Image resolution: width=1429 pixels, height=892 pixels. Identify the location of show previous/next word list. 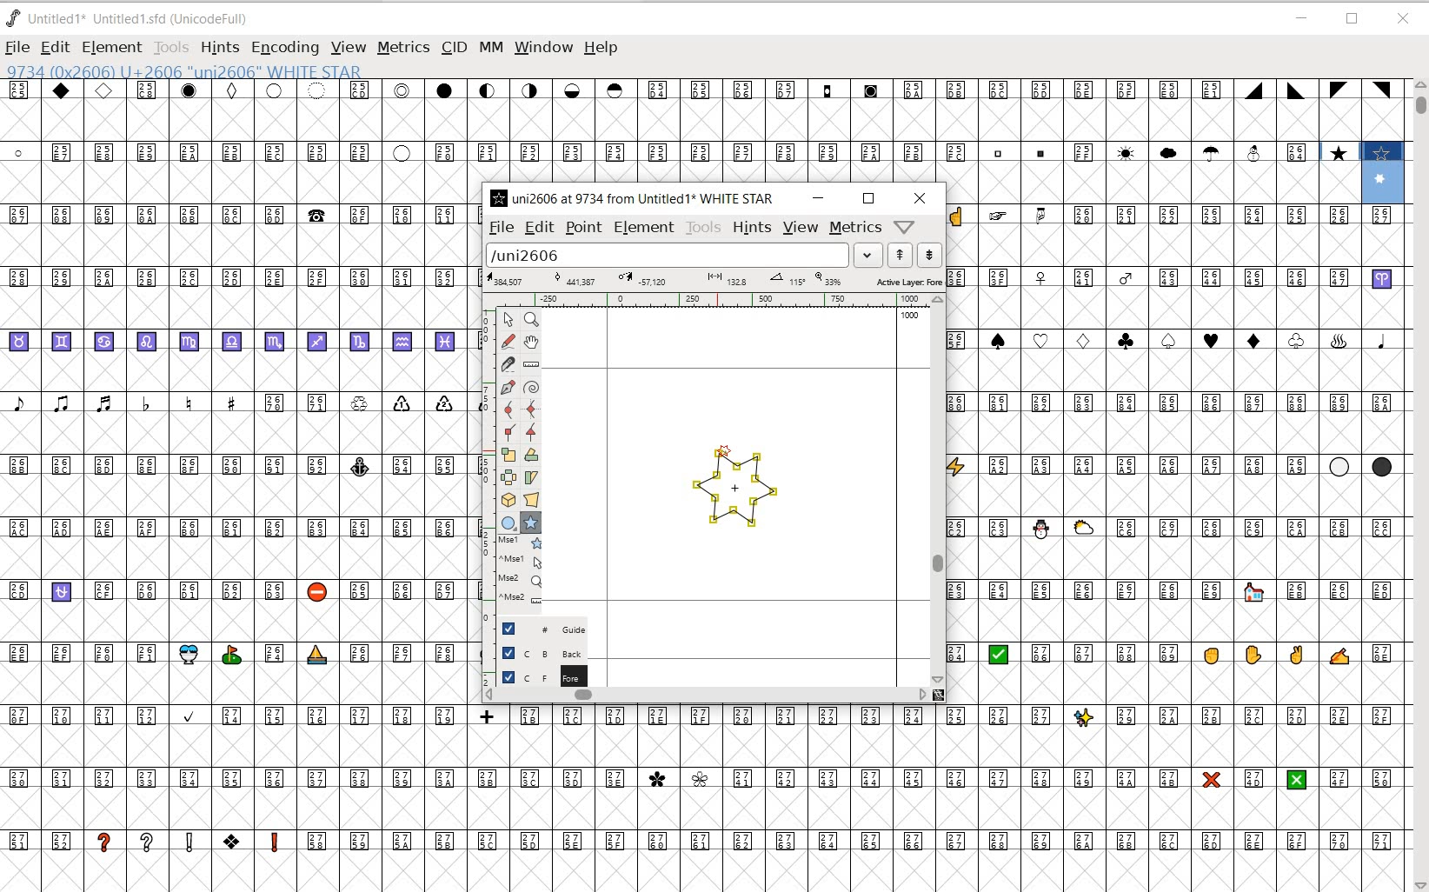
(915, 254).